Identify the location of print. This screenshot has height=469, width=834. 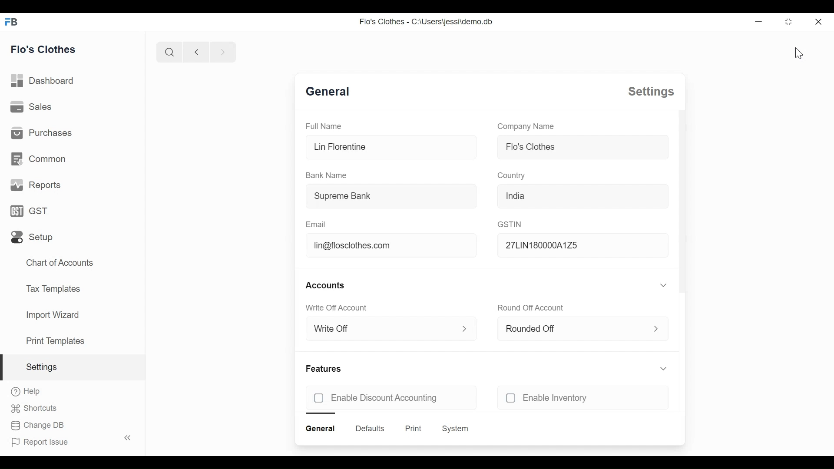
(414, 428).